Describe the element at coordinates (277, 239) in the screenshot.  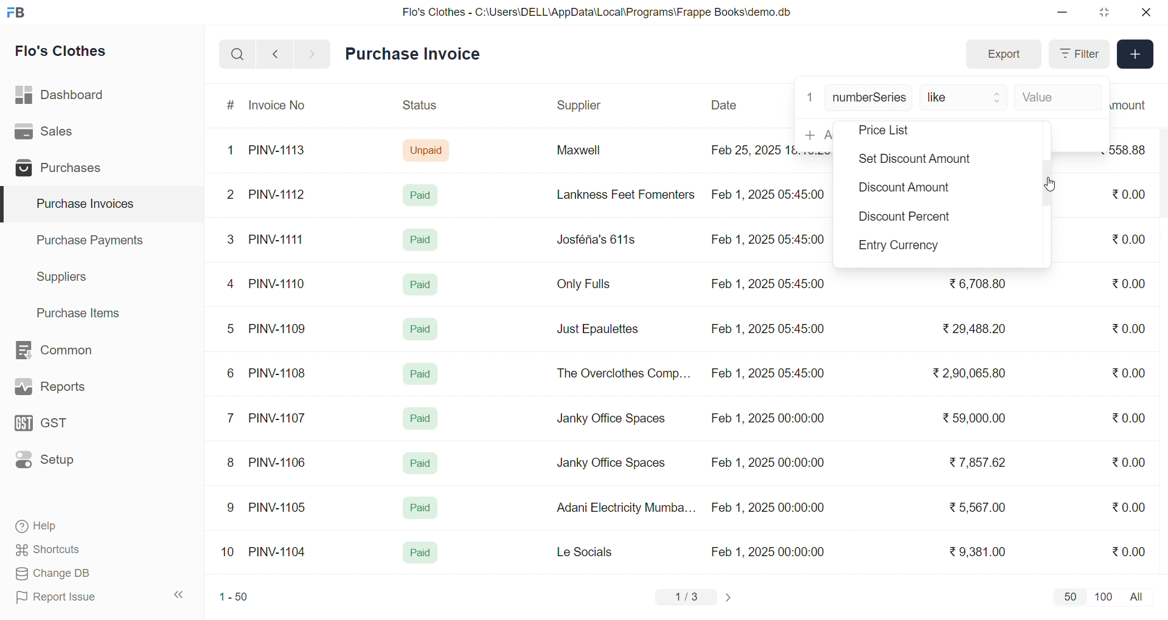
I see `PINV-1111` at that location.